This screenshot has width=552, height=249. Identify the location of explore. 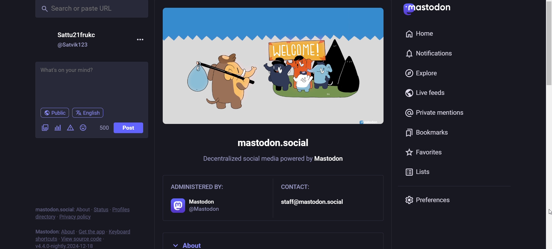
(423, 73).